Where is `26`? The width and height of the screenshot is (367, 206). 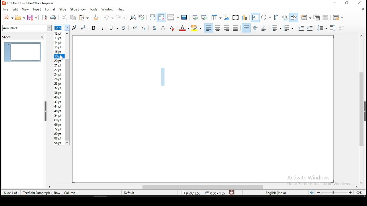
26 is located at coordinates (59, 79).